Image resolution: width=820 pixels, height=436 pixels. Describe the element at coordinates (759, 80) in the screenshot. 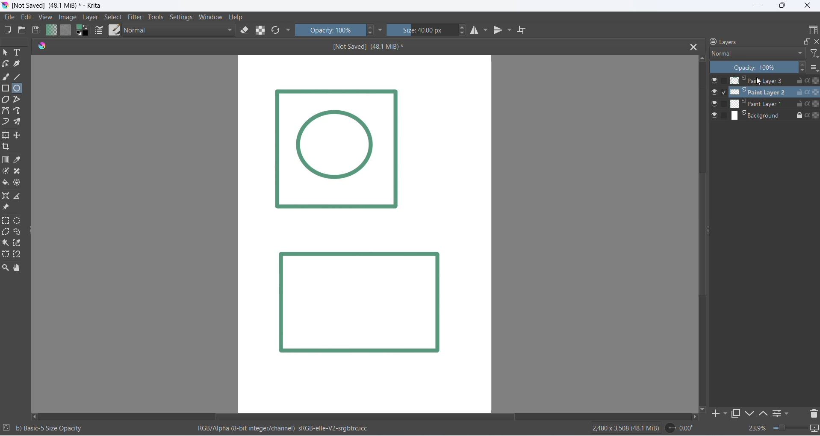

I see `Paint Layer 3` at that location.